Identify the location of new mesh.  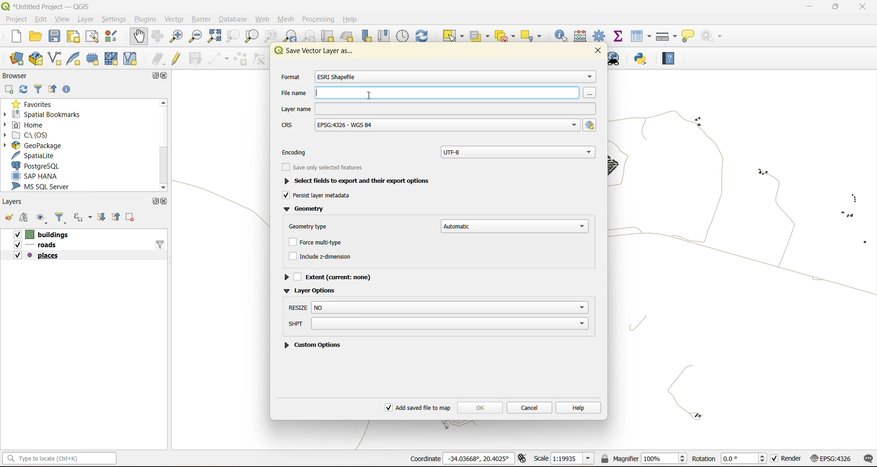
(111, 58).